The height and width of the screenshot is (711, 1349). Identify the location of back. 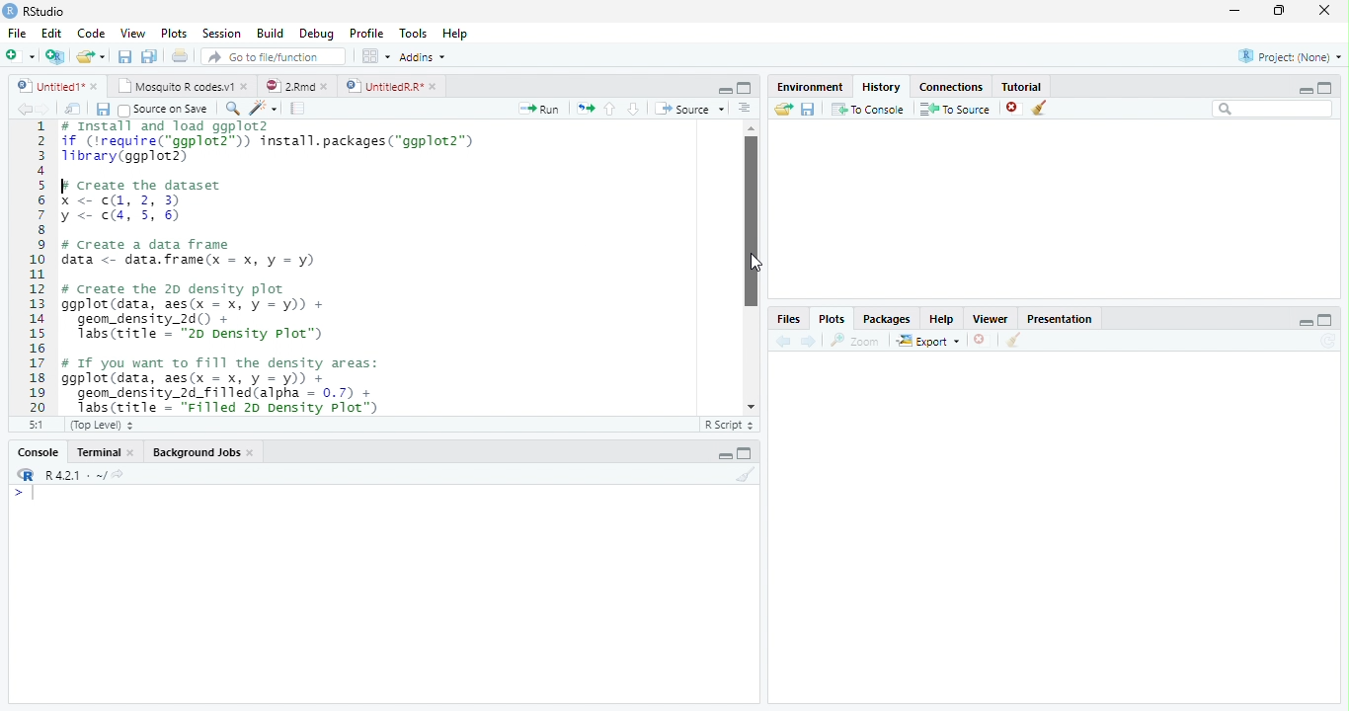
(780, 341).